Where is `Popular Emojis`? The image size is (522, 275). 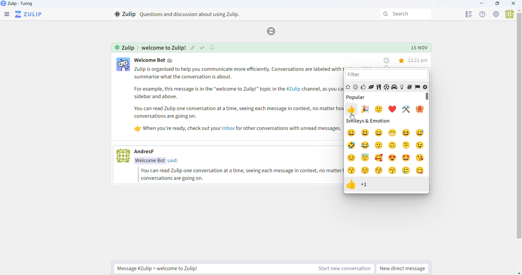 Popular Emojis is located at coordinates (364, 97).